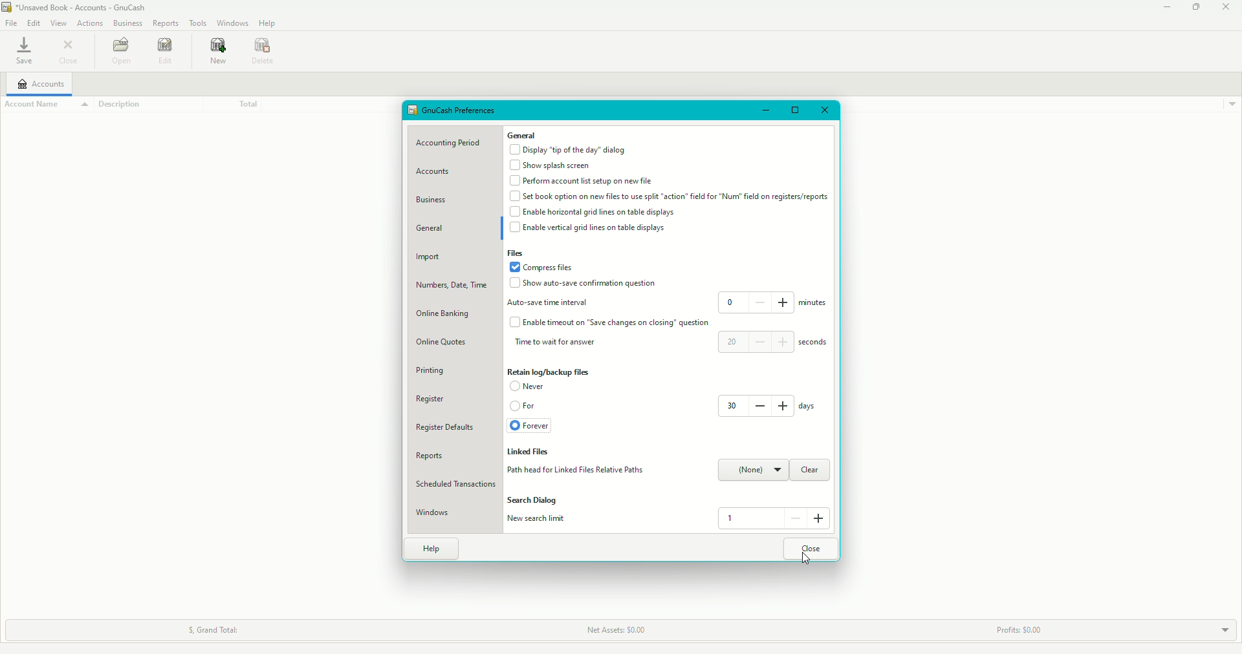 The height and width of the screenshot is (654, 1242). Describe the element at coordinates (166, 22) in the screenshot. I see `Reports` at that location.